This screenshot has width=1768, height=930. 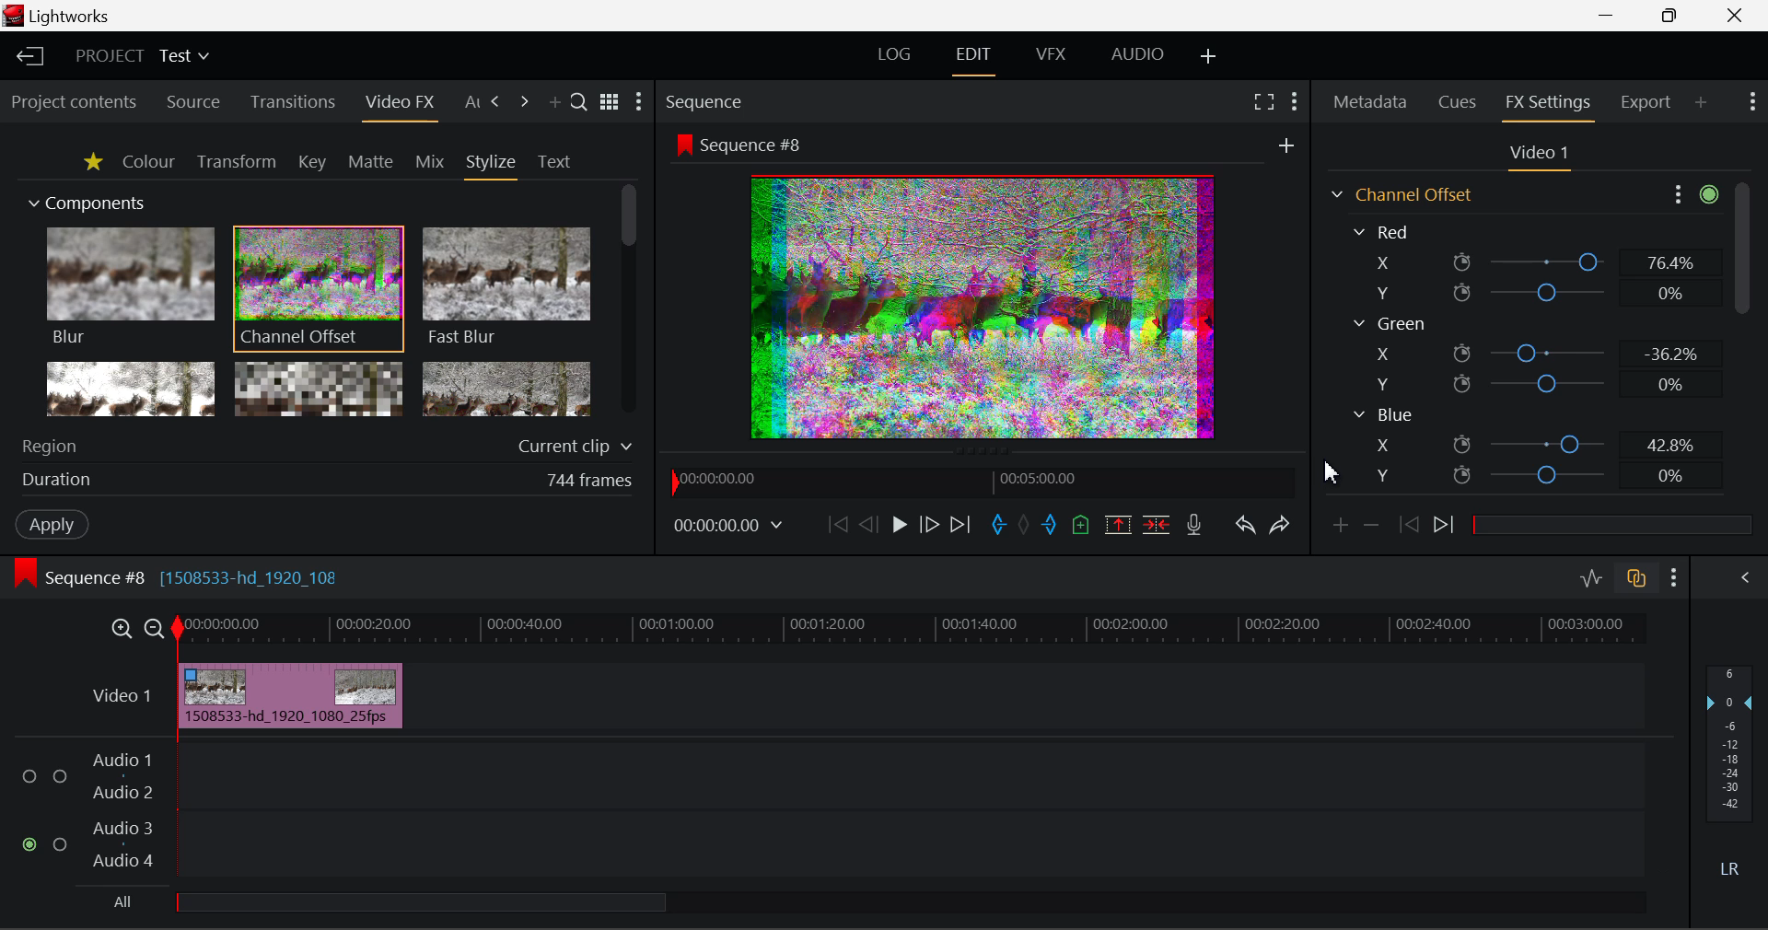 I want to click on Remove keyframe, so click(x=1372, y=530).